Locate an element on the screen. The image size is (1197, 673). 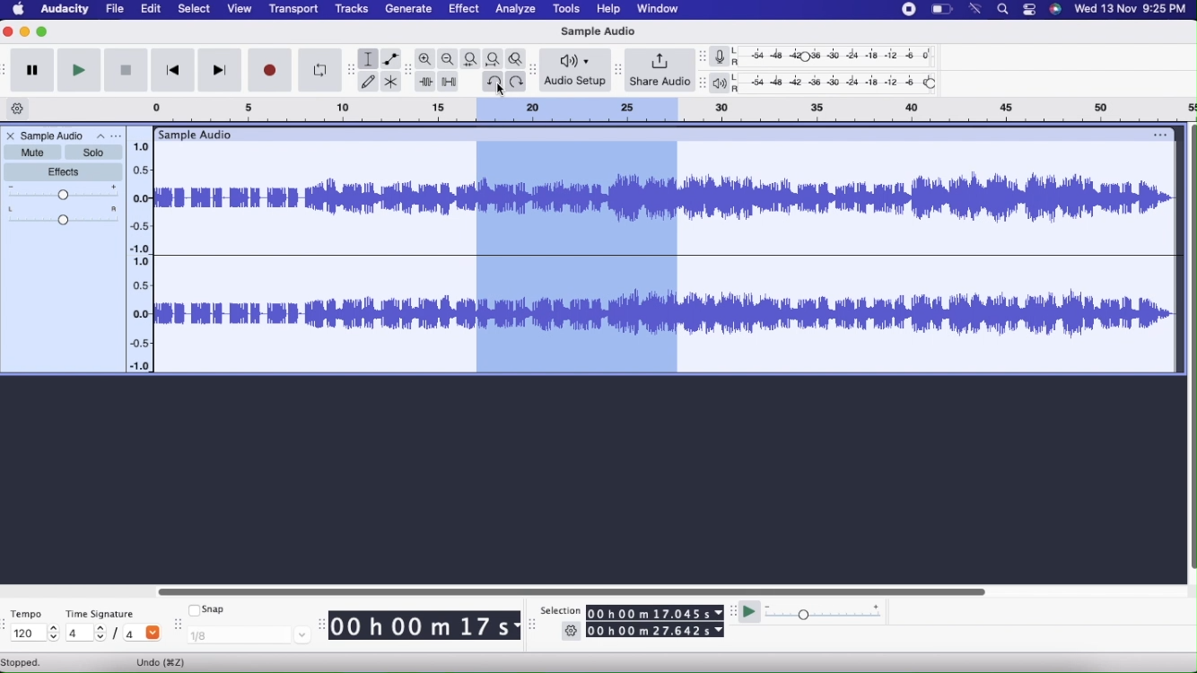
Recording level is located at coordinates (842, 56).